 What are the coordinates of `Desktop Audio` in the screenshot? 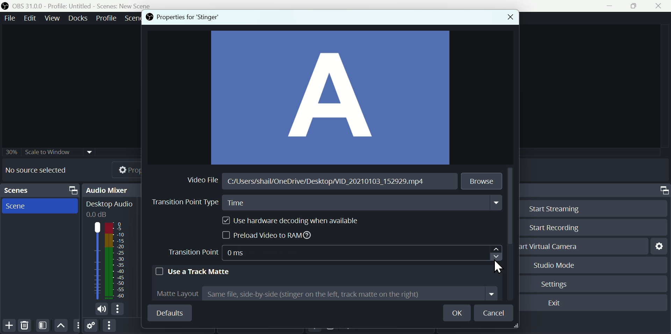 It's located at (109, 208).